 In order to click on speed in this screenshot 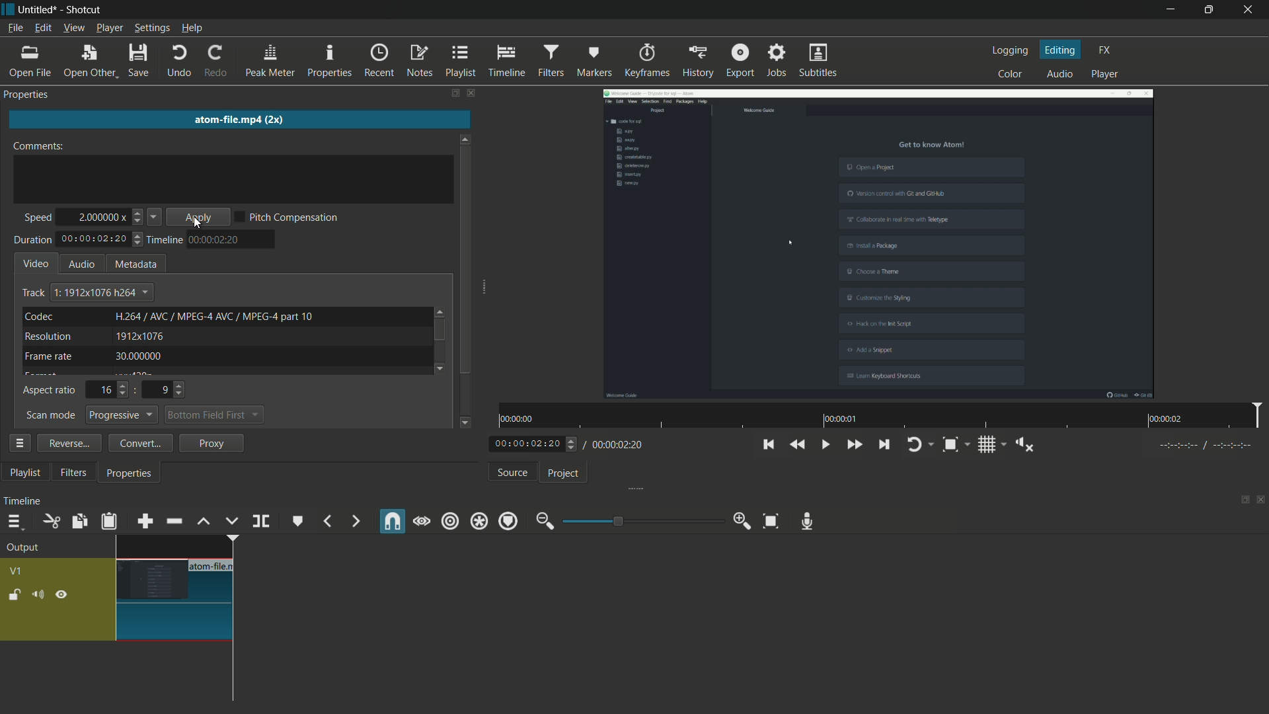, I will do `click(37, 219)`.